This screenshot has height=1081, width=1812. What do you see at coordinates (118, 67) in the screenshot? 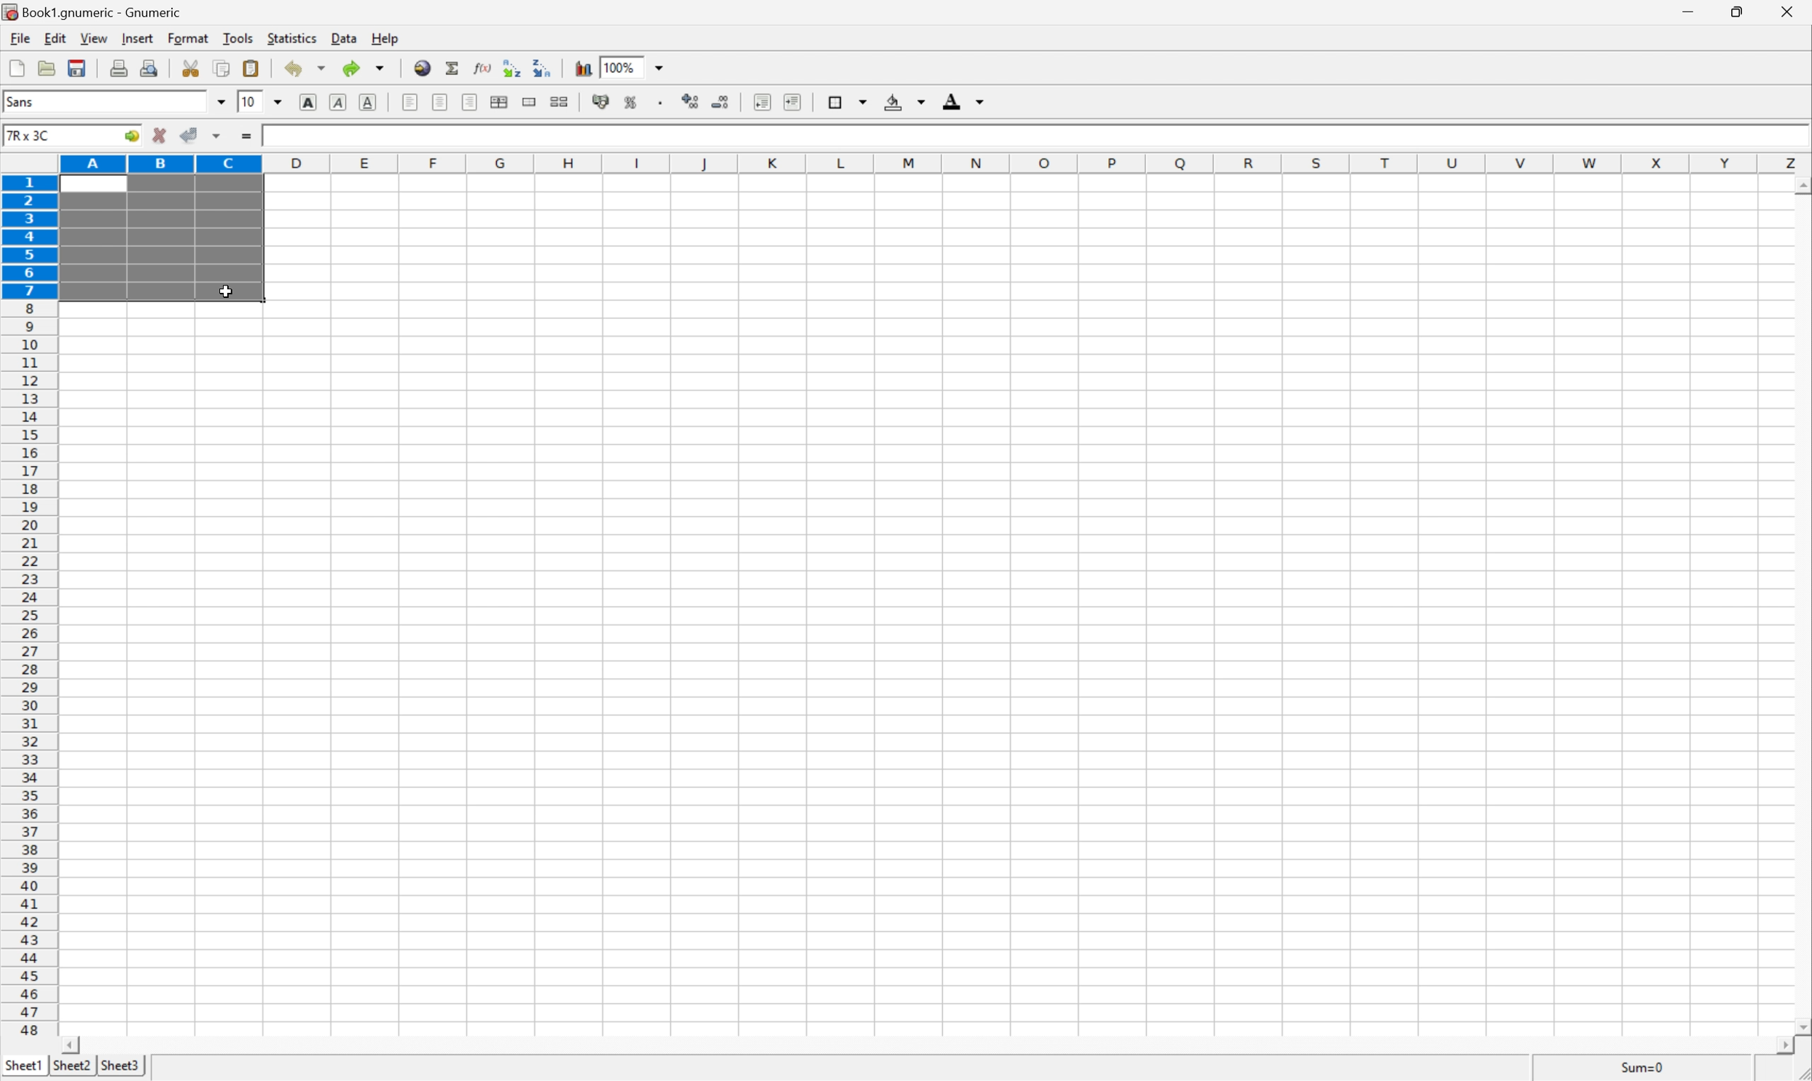
I see `print` at bounding box center [118, 67].